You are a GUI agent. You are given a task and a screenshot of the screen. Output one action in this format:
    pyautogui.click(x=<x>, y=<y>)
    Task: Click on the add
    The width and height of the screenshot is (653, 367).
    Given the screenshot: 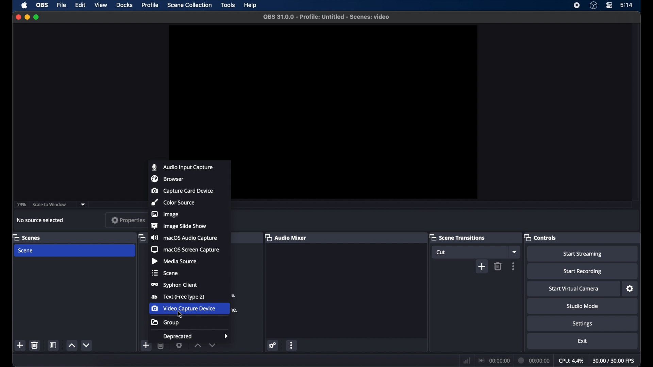 What is the action you would take?
    pyautogui.click(x=145, y=345)
    